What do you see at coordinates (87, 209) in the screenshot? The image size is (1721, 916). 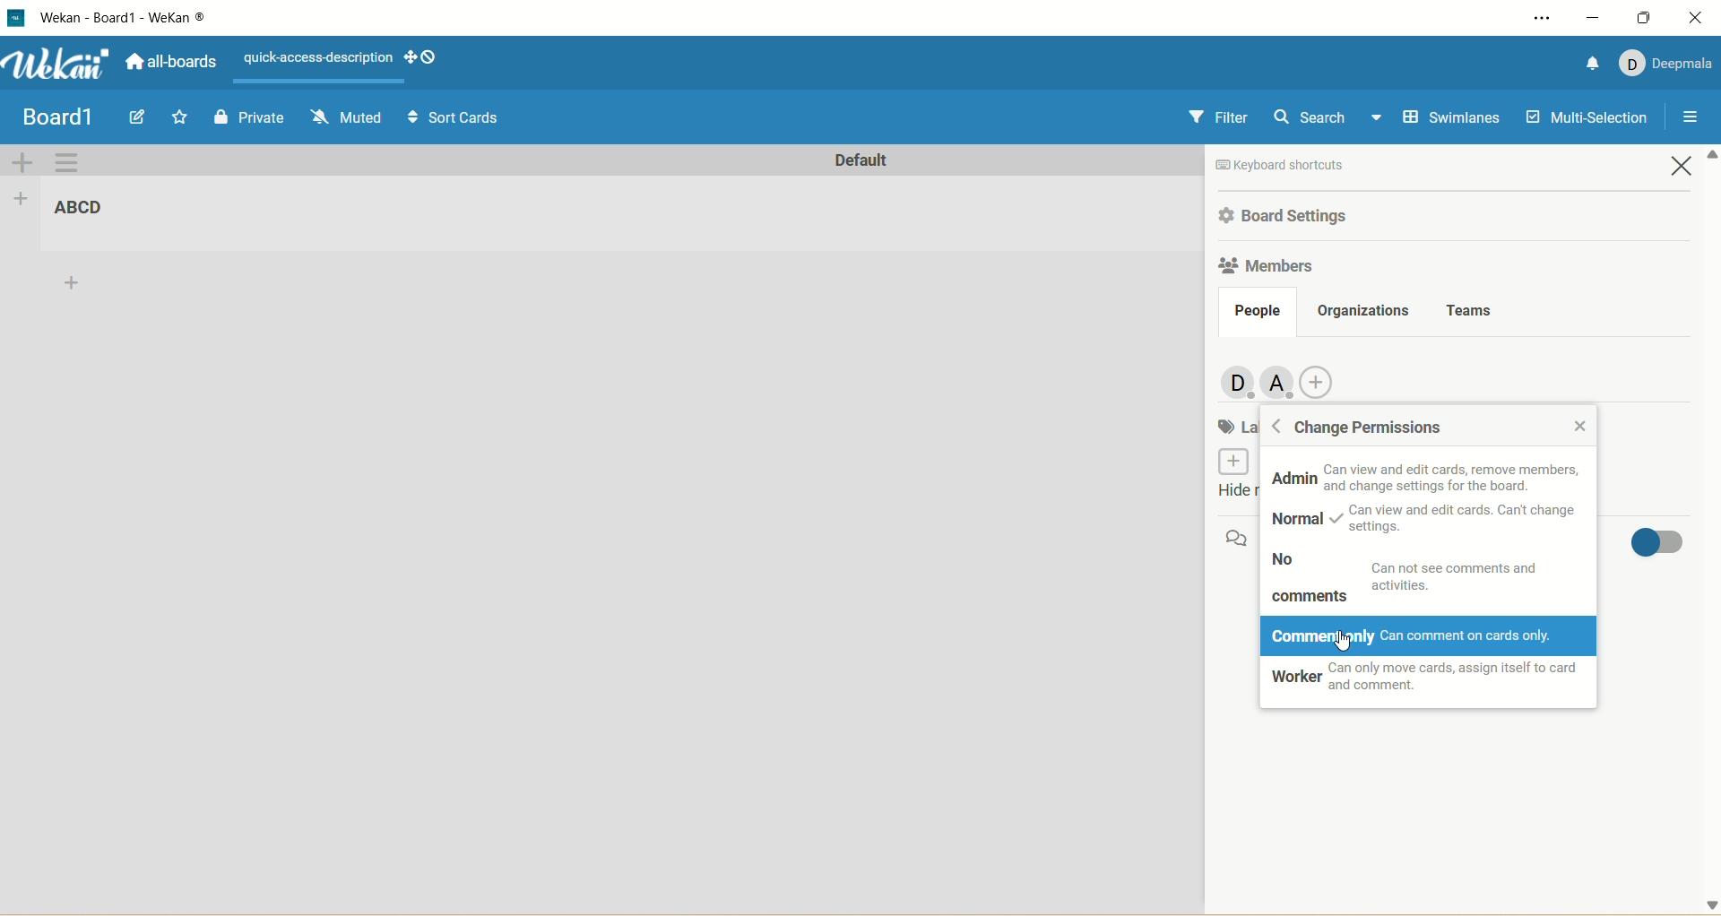 I see `title` at bounding box center [87, 209].